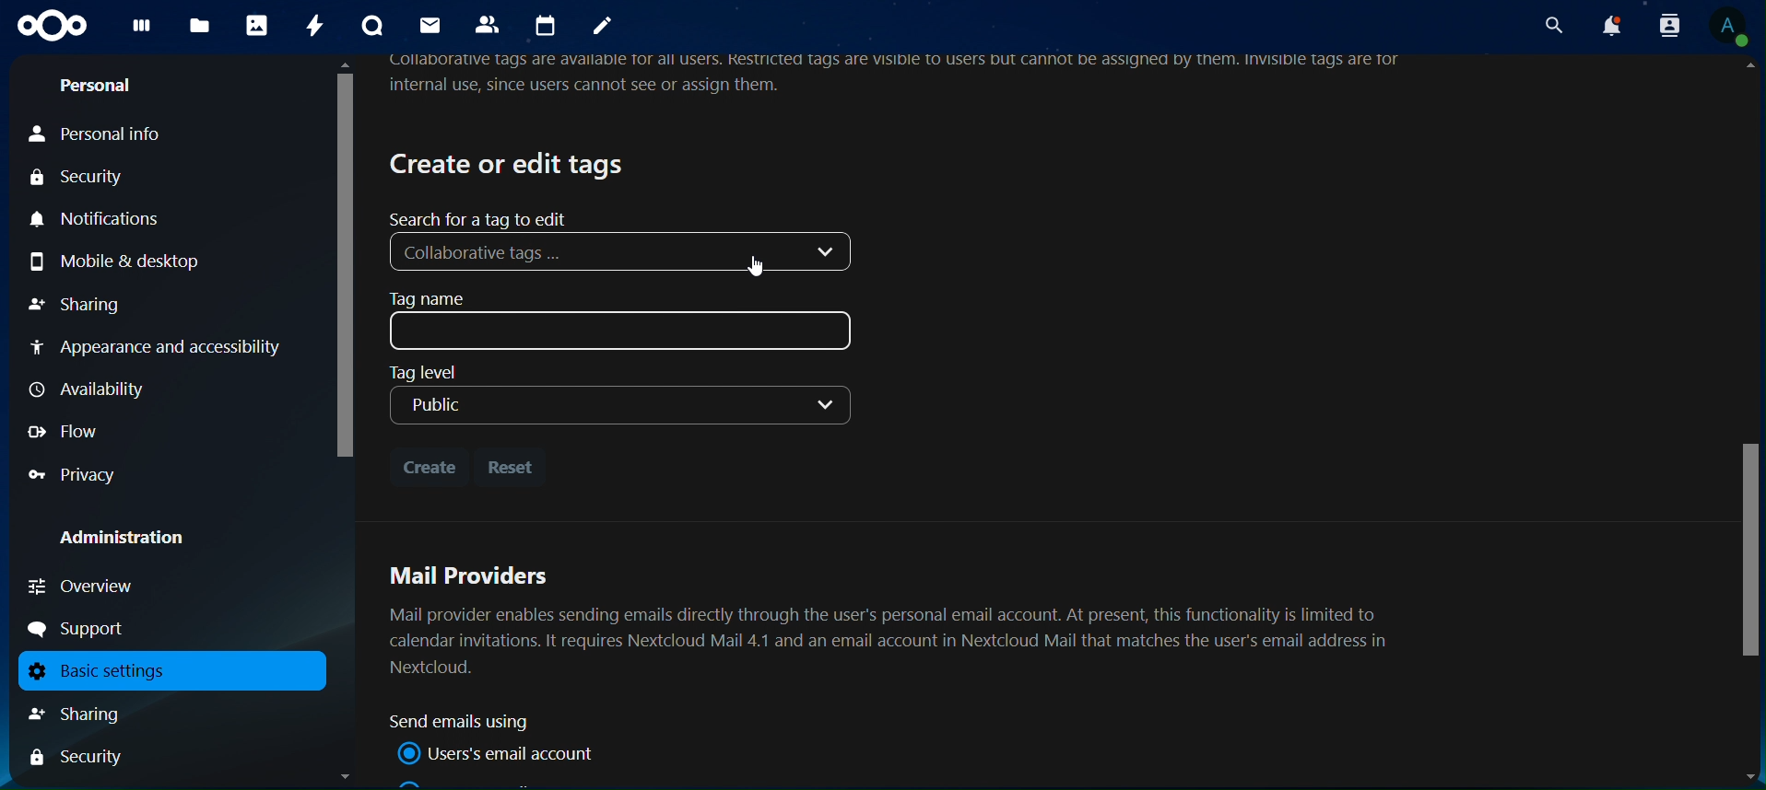  Describe the element at coordinates (1550, 25) in the screenshot. I see `search` at that location.